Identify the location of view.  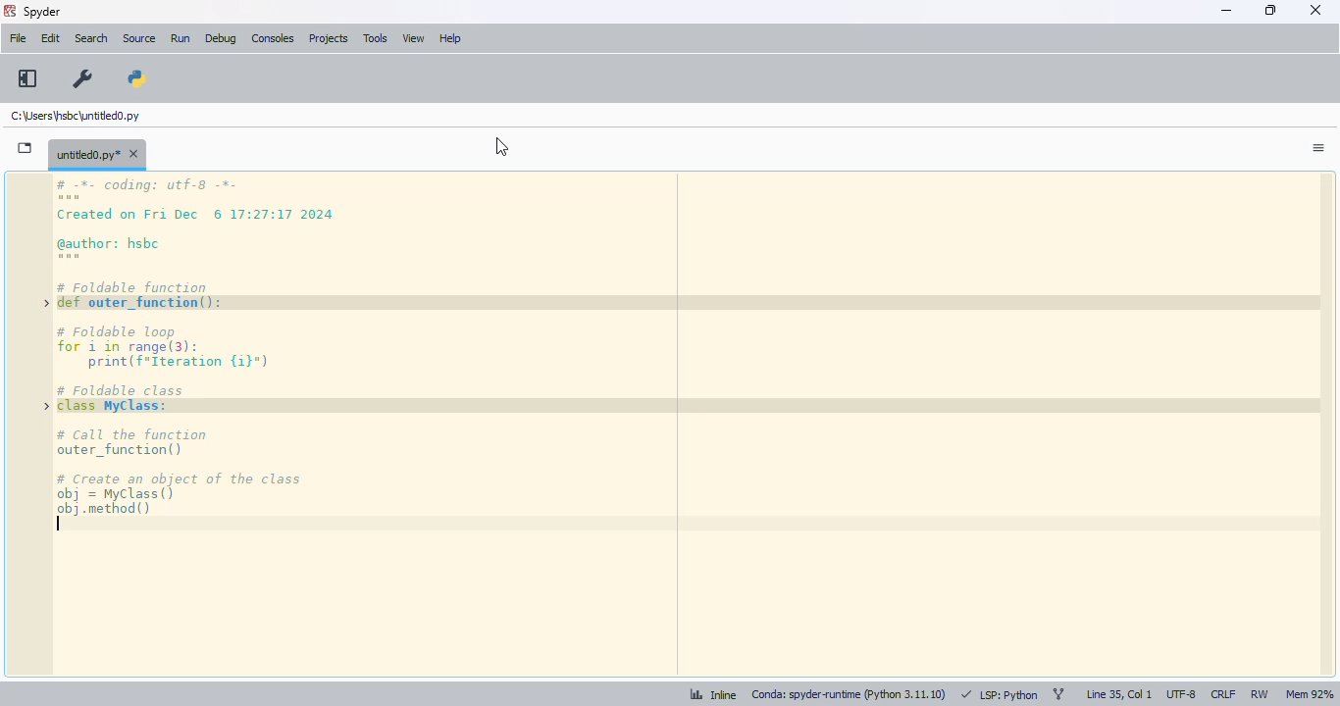
(414, 38).